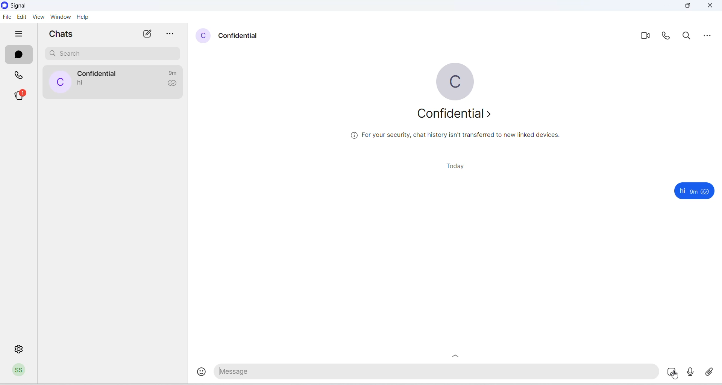 The height and width of the screenshot is (385, 722). Describe the element at coordinates (690, 7) in the screenshot. I see `maximize` at that location.